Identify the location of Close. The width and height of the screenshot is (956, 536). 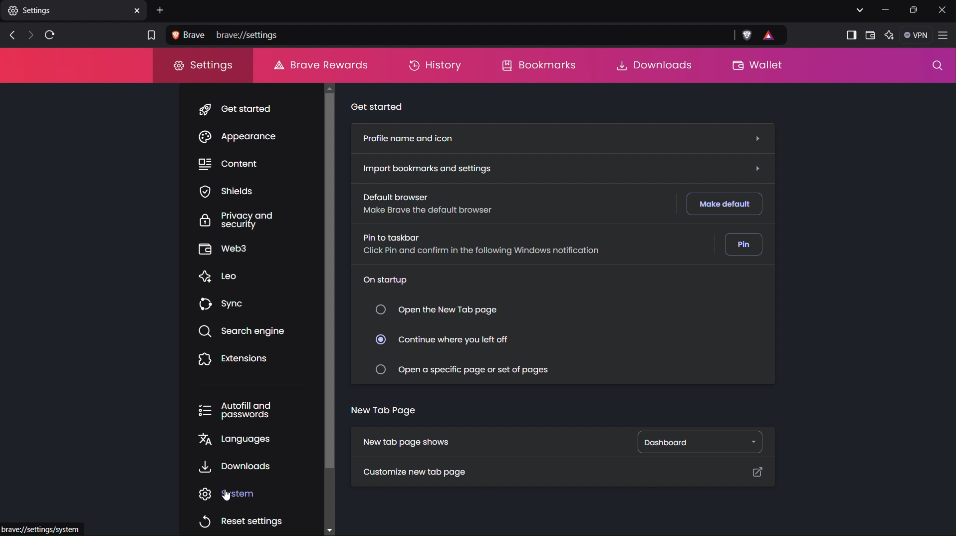
(944, 10).